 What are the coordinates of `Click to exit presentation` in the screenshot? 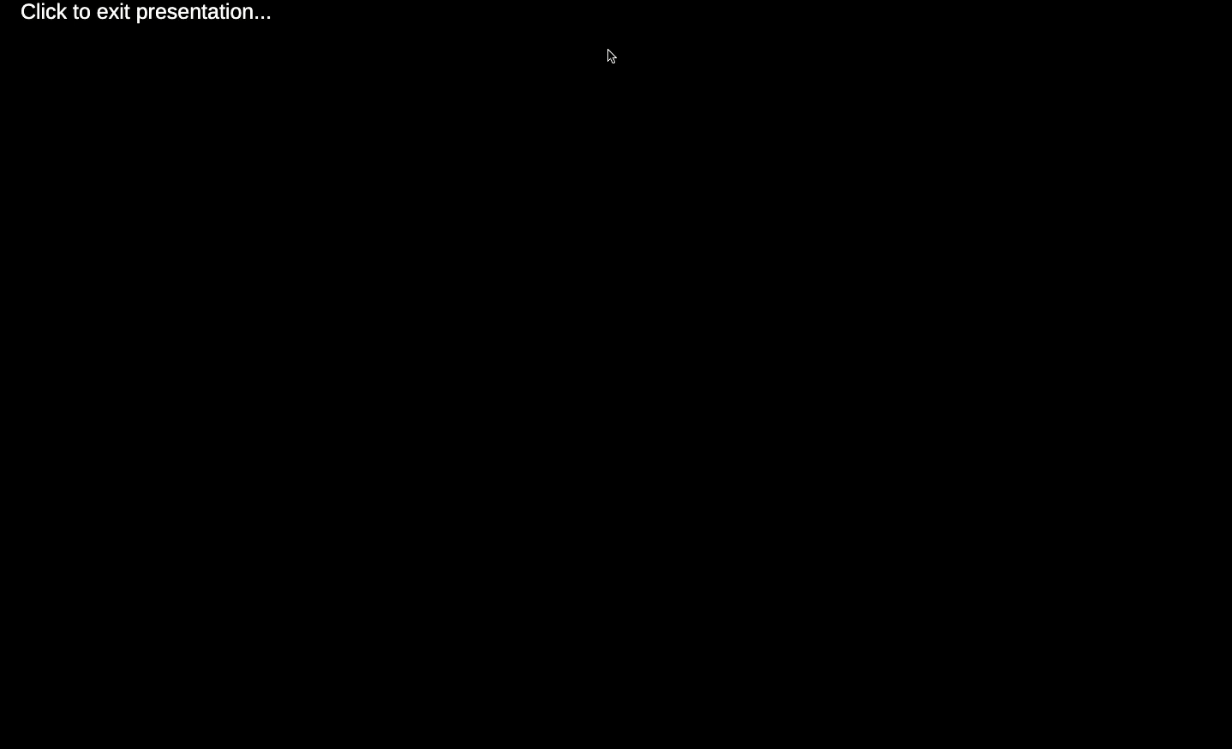 It's located at (150, 15).